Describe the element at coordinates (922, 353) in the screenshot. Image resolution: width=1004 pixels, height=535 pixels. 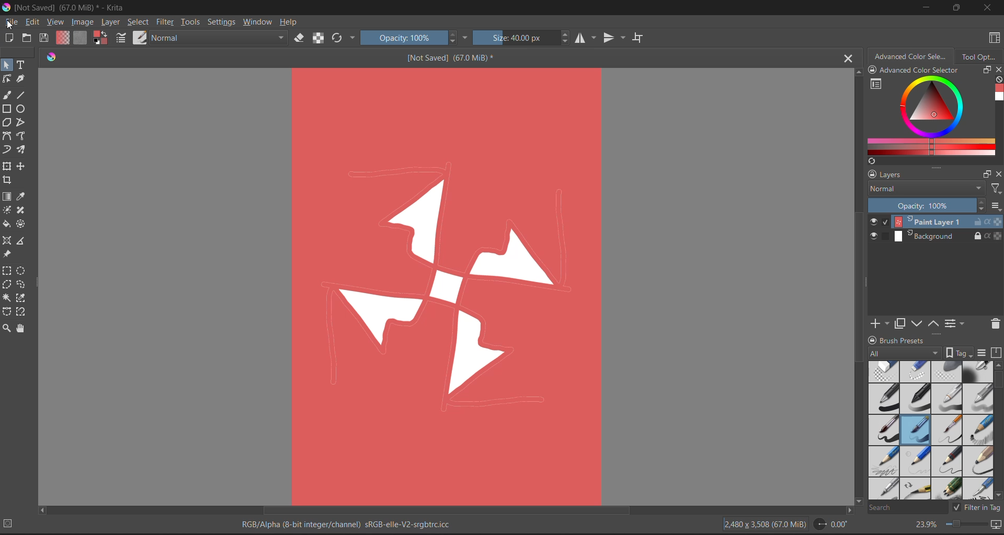
I see `tag` at that location.